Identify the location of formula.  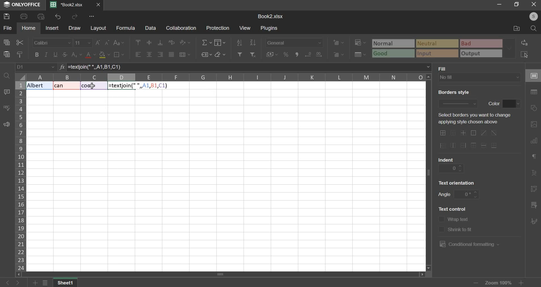
(137, 86).